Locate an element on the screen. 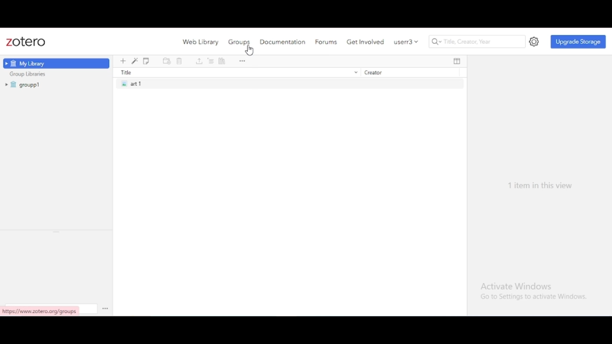 The width and height of the screenshot is (612, 344). groupp1 is located at coordinates (24, 85).